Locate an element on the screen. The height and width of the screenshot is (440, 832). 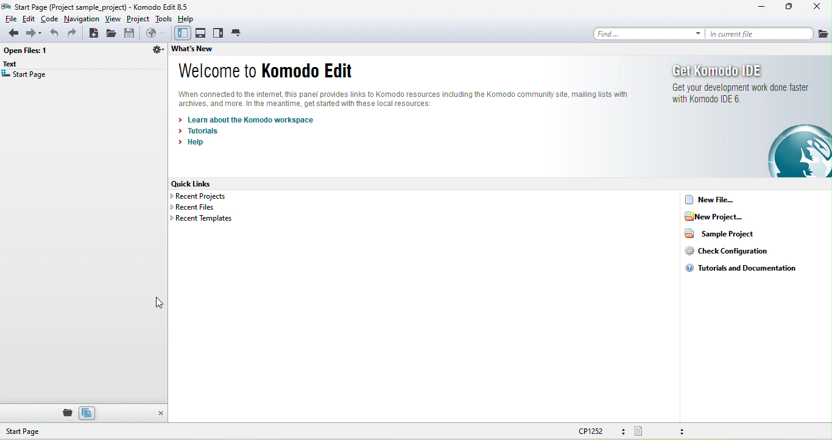
quick lines is located at coordinates (200, 184).